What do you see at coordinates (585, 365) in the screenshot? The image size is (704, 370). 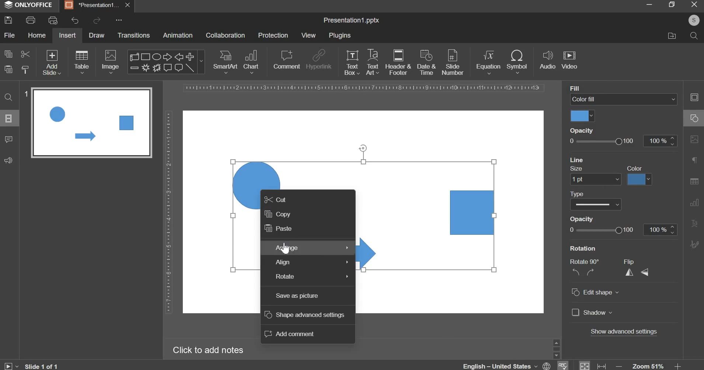 I see `fit to screen` at bounding box center [585, 365].